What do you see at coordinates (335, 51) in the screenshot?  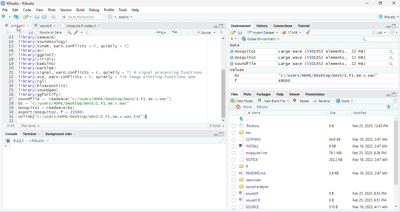 I see `Large wave (5501952 elements, 22 MB)` at bounding box center [335, 51].